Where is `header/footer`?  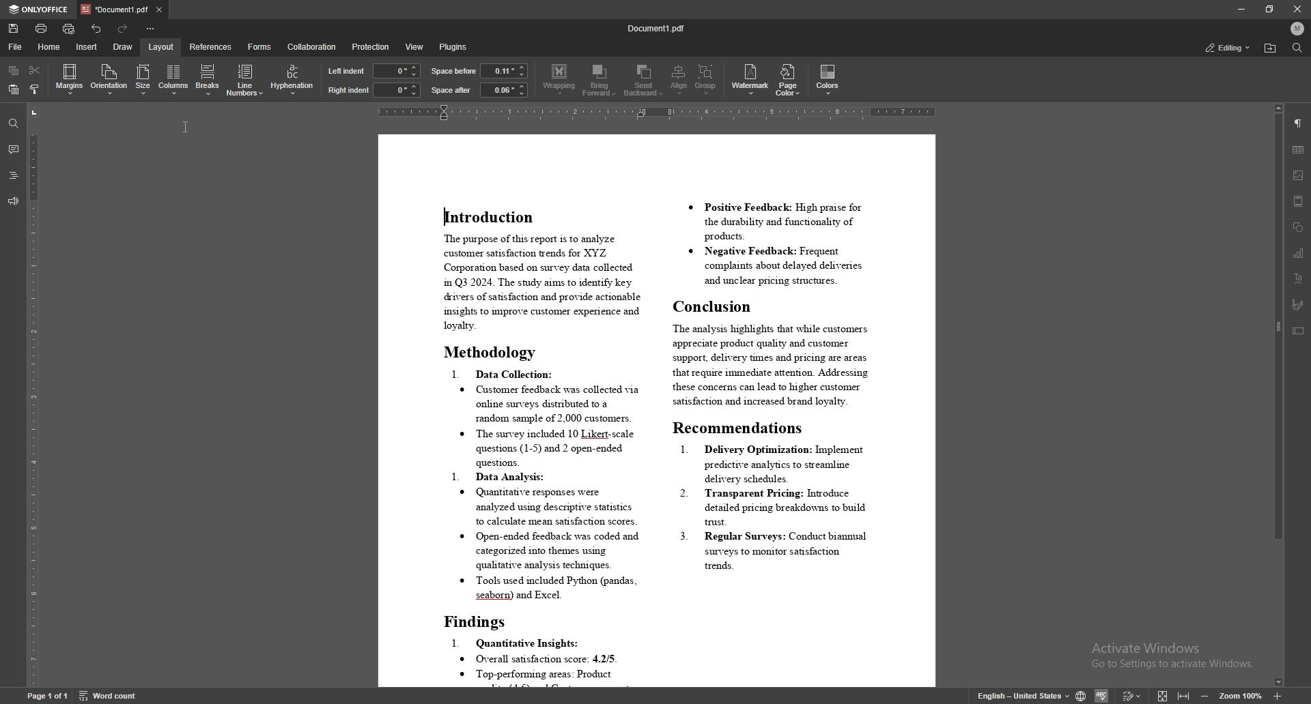 header/footer is located at coordinates (1299, 201).